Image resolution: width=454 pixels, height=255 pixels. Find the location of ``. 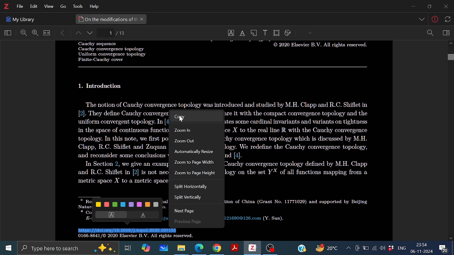

 is located at coordinates (185, 222).